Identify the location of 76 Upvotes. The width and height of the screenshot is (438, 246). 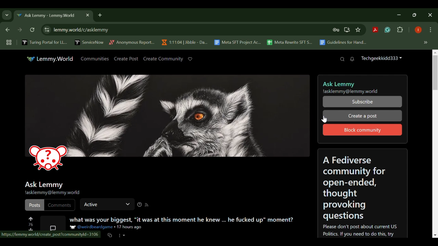
(31, 221).